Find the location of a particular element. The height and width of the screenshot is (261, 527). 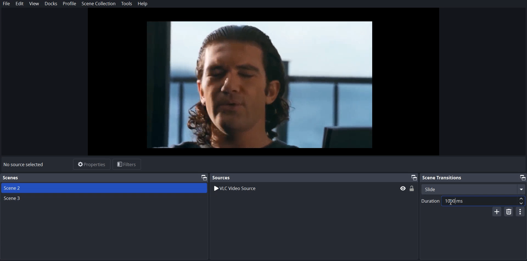

Text Cursor is located at coordinates (450, 202).